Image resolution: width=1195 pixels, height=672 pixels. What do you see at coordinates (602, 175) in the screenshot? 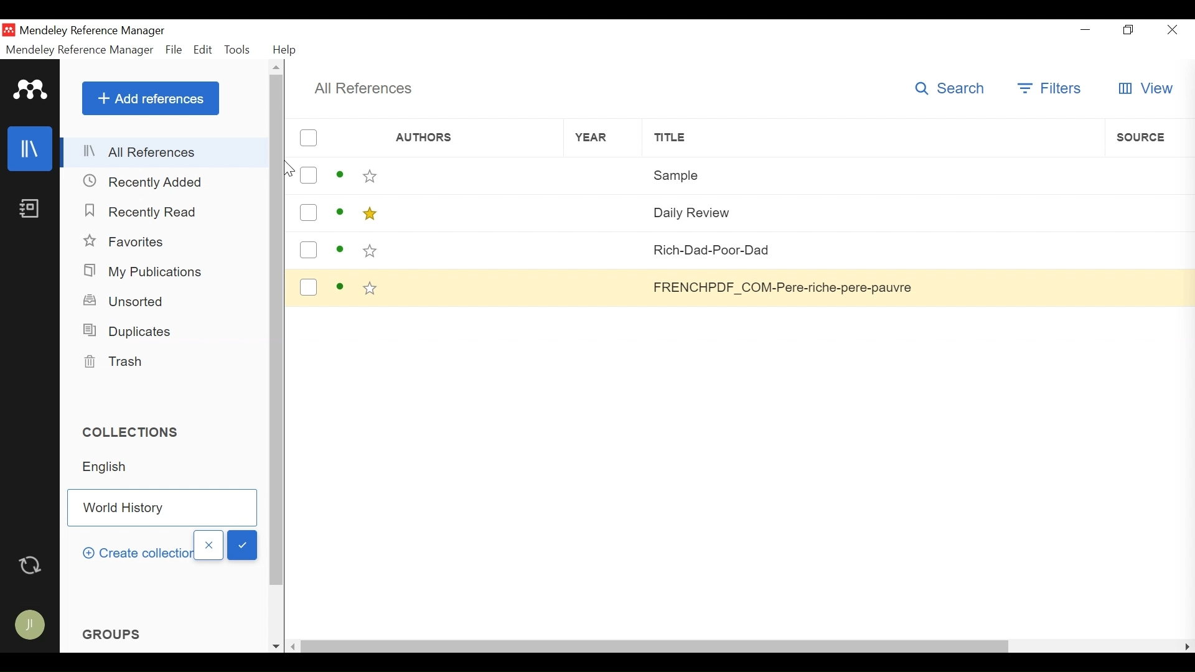
I see `Year` at bounding box center [602, 175].